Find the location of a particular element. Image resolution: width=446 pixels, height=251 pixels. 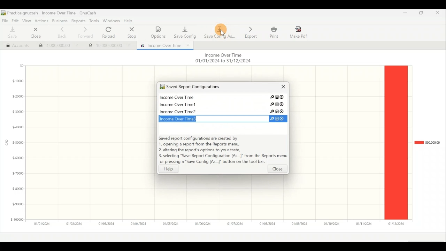

Close is located at coordinates (34, 33).